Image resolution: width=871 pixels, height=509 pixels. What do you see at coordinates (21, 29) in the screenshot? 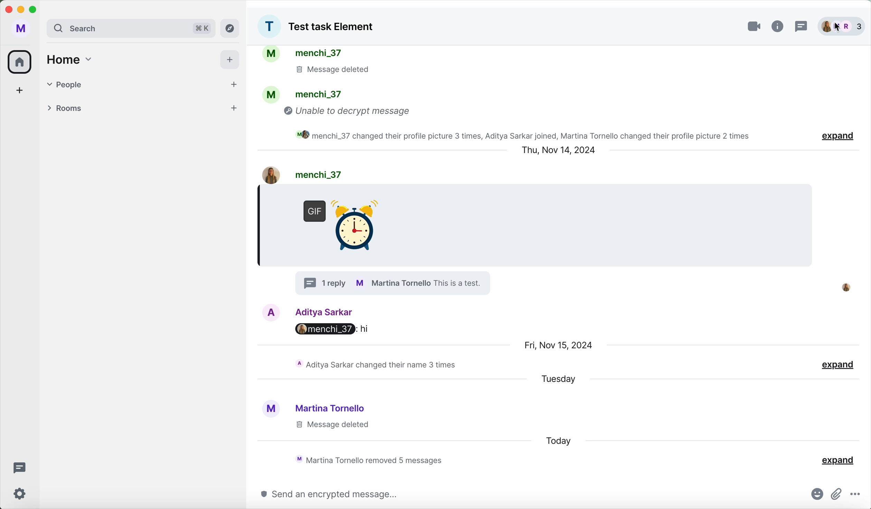
I see `user profile` at bounding box center [21, 29].